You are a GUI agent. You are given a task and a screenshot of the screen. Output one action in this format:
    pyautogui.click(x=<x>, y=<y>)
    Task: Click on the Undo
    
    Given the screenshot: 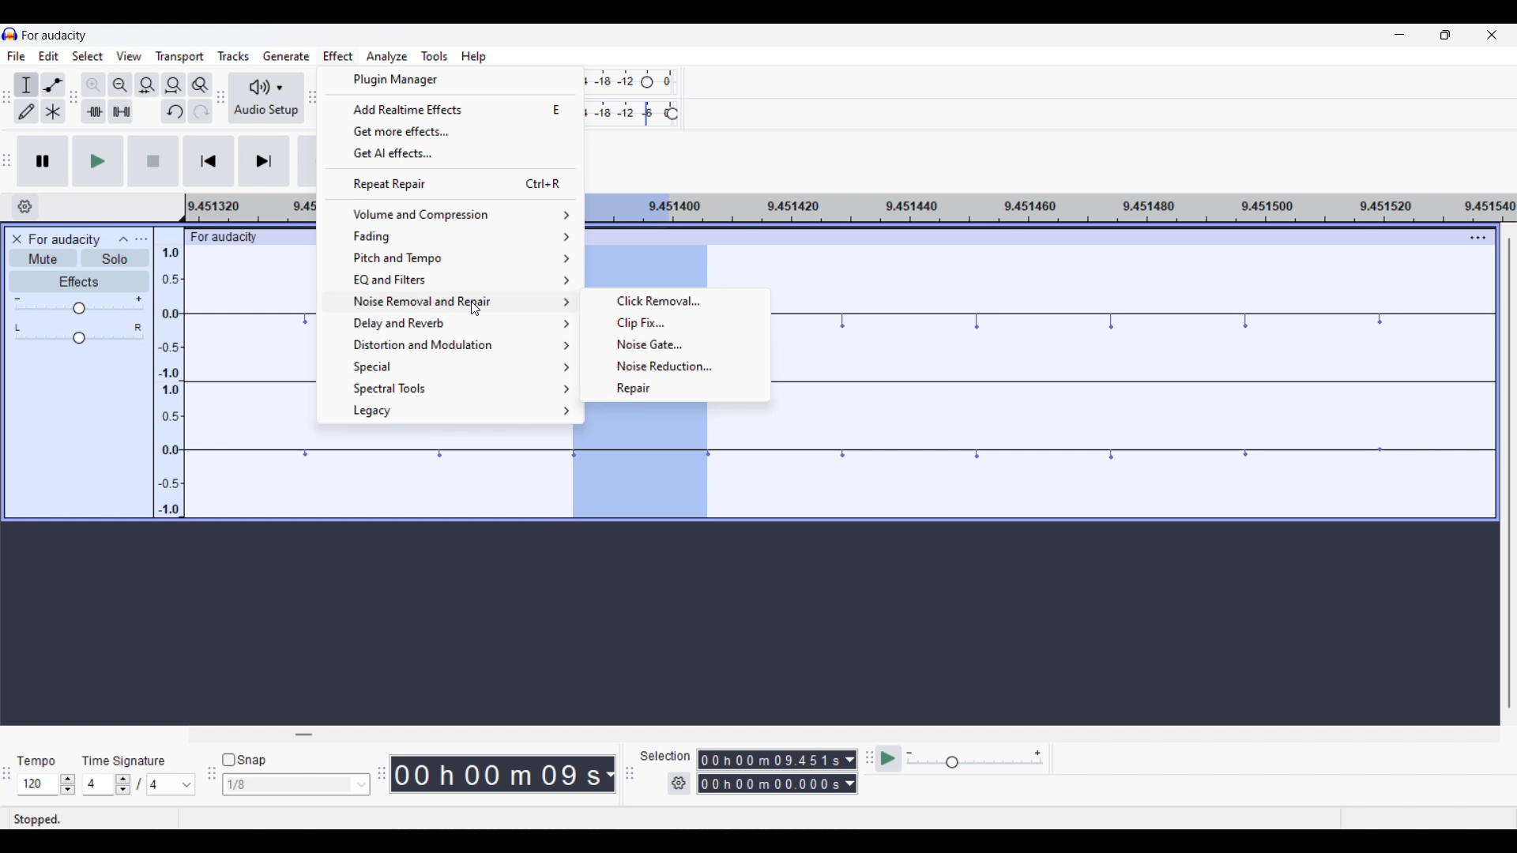 What is the action you would take?
    pyautogui.click(x=174, y=111)
    